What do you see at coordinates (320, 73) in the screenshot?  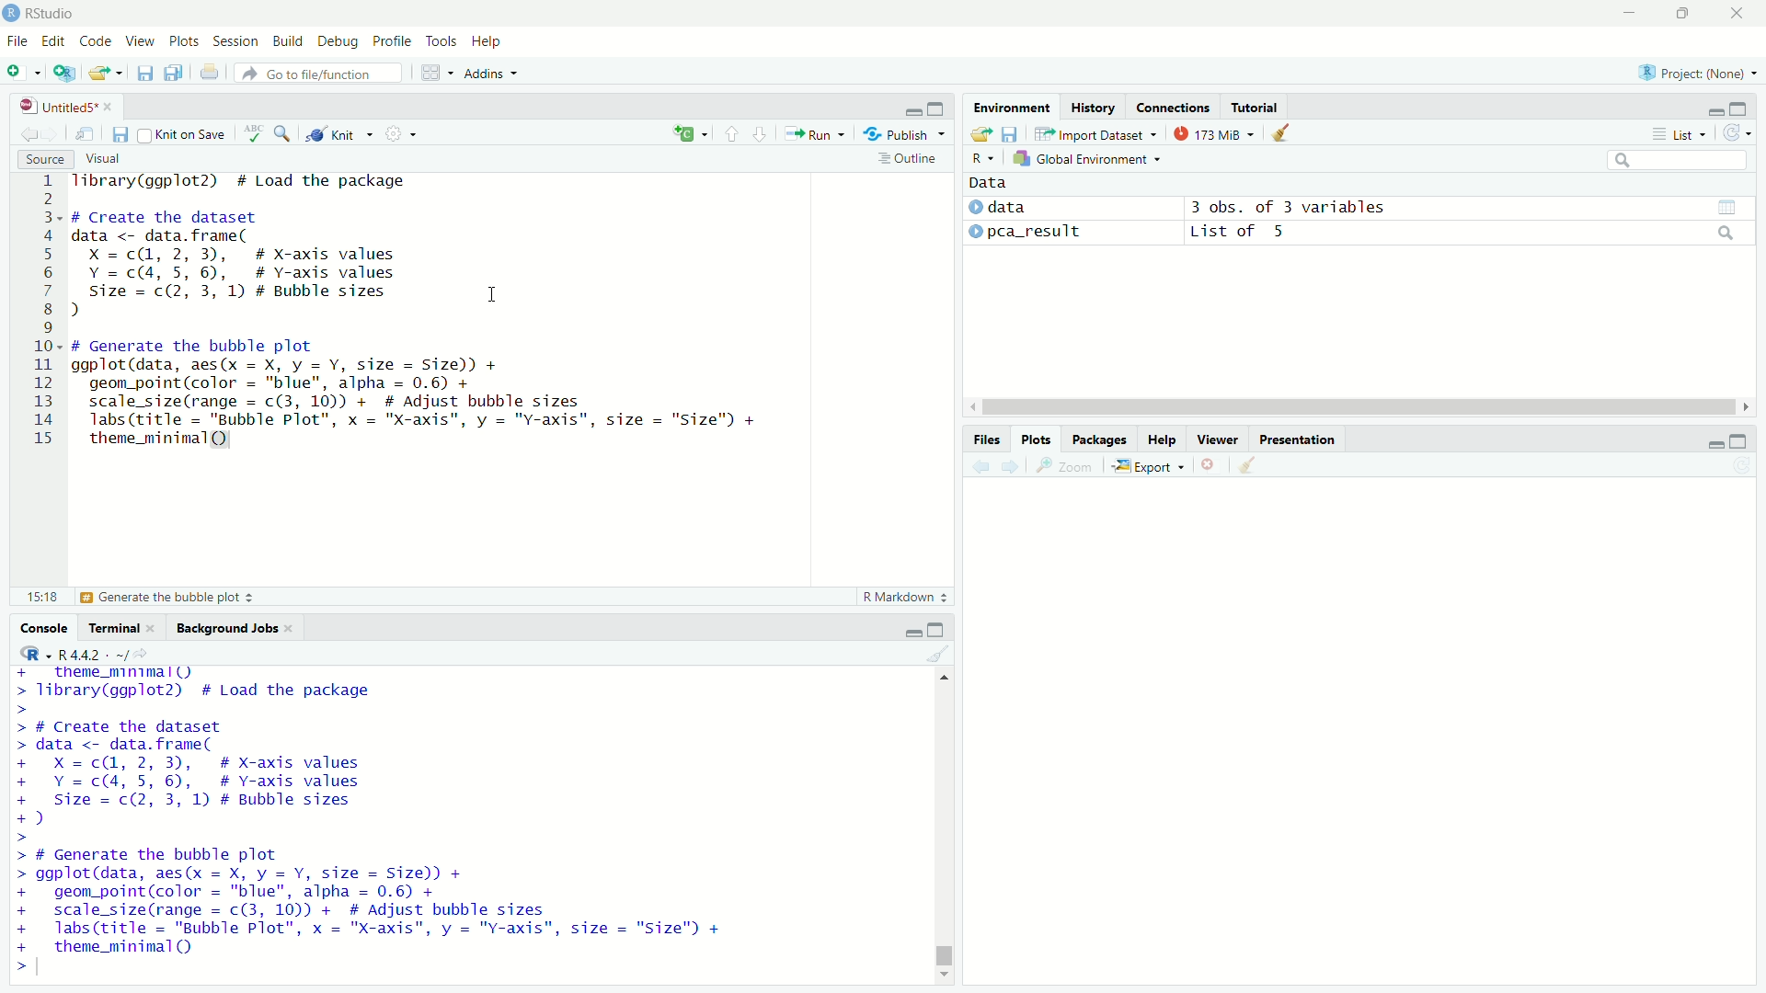 I see `go to file/function` at bounding box center [320, 73].